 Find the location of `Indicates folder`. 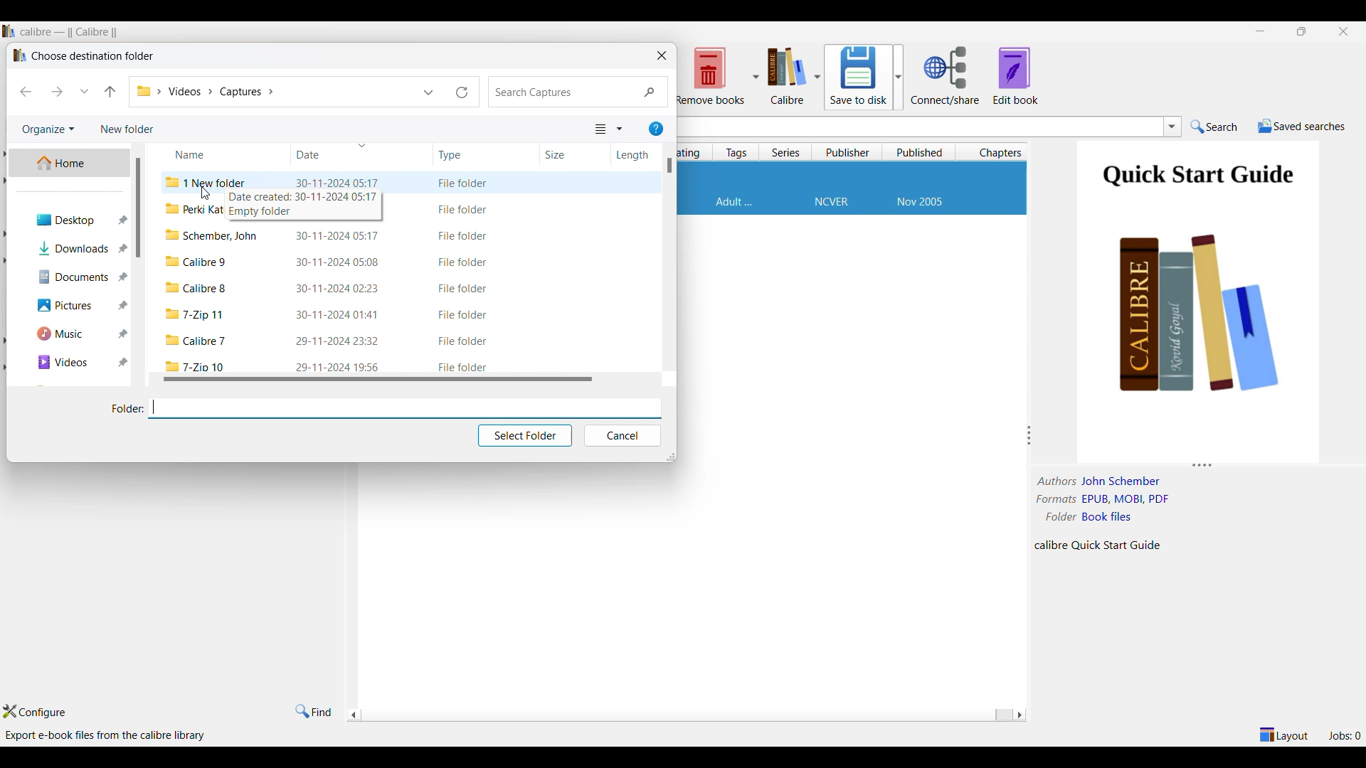

Indicates folder is located at coordinates (128, 409).